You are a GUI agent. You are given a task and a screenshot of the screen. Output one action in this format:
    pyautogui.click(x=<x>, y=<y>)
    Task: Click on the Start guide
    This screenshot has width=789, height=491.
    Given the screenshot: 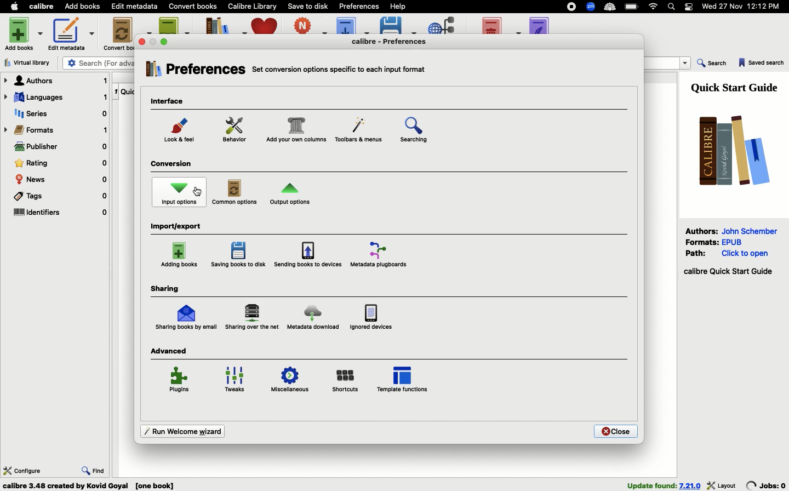 What is the action you would take?
    pyautogui.click(x=728, y=272)
    